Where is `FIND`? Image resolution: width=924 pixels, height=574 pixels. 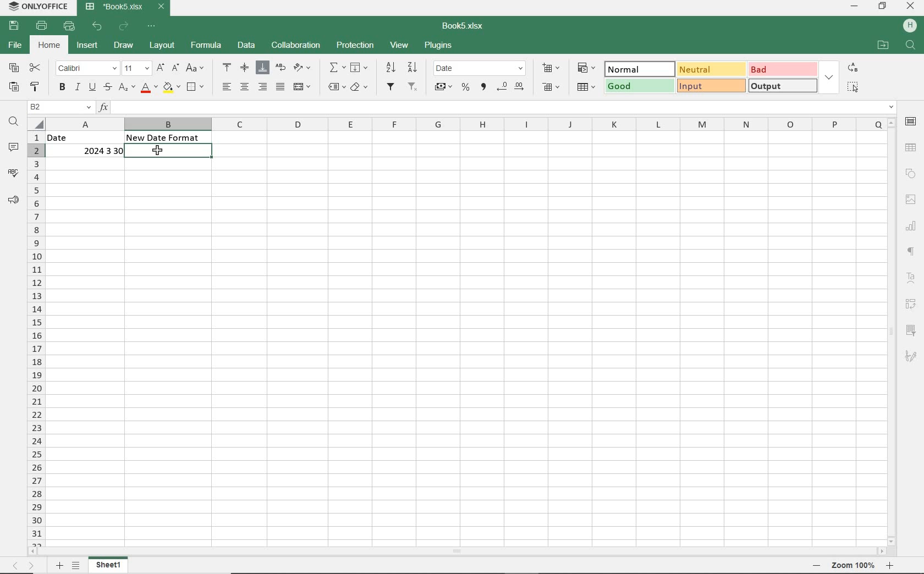
FIND is located at coordinates (14, 124).